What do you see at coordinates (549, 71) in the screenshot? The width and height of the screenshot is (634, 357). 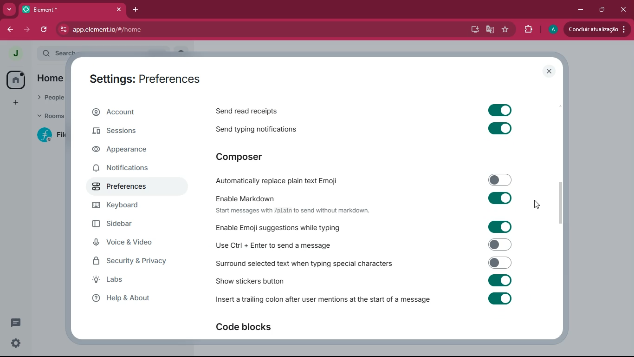 I see `close` at bounding box center [549, 71].